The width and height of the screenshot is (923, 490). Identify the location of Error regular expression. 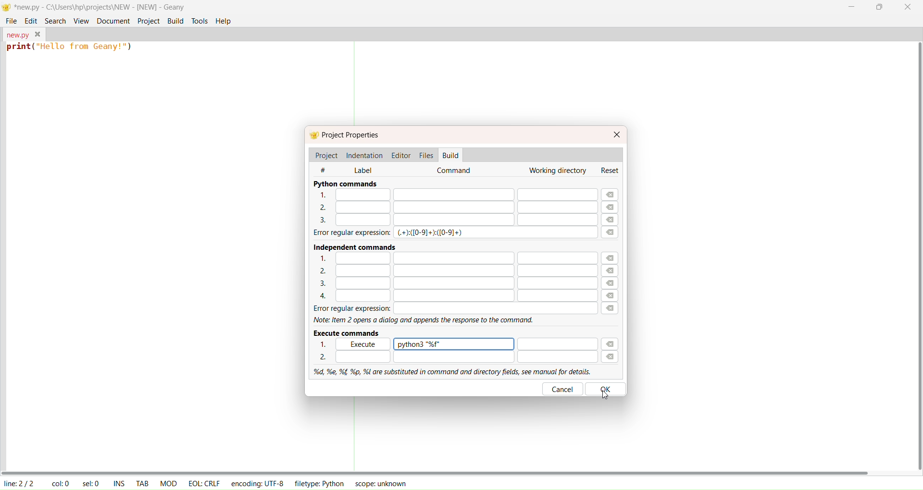
(344, 233).